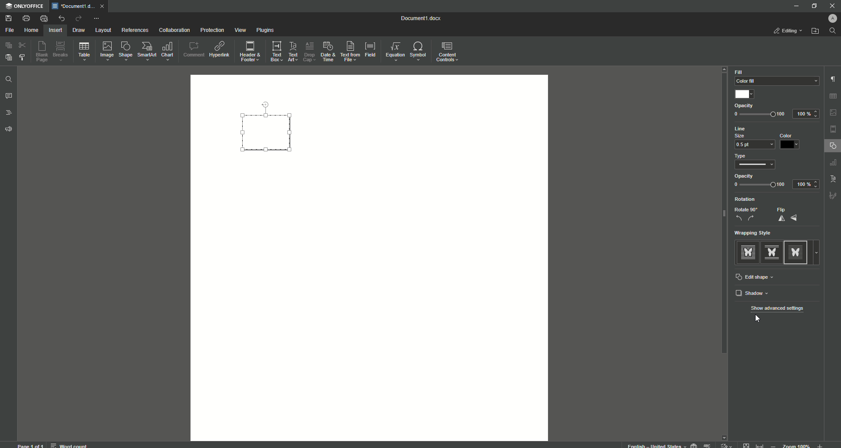 The height and width of the screenshot is (448, 841). What do you see at coordinates (792, 141) in the screenshot?
I see `Black  Color` at bounding box center [792, 141].